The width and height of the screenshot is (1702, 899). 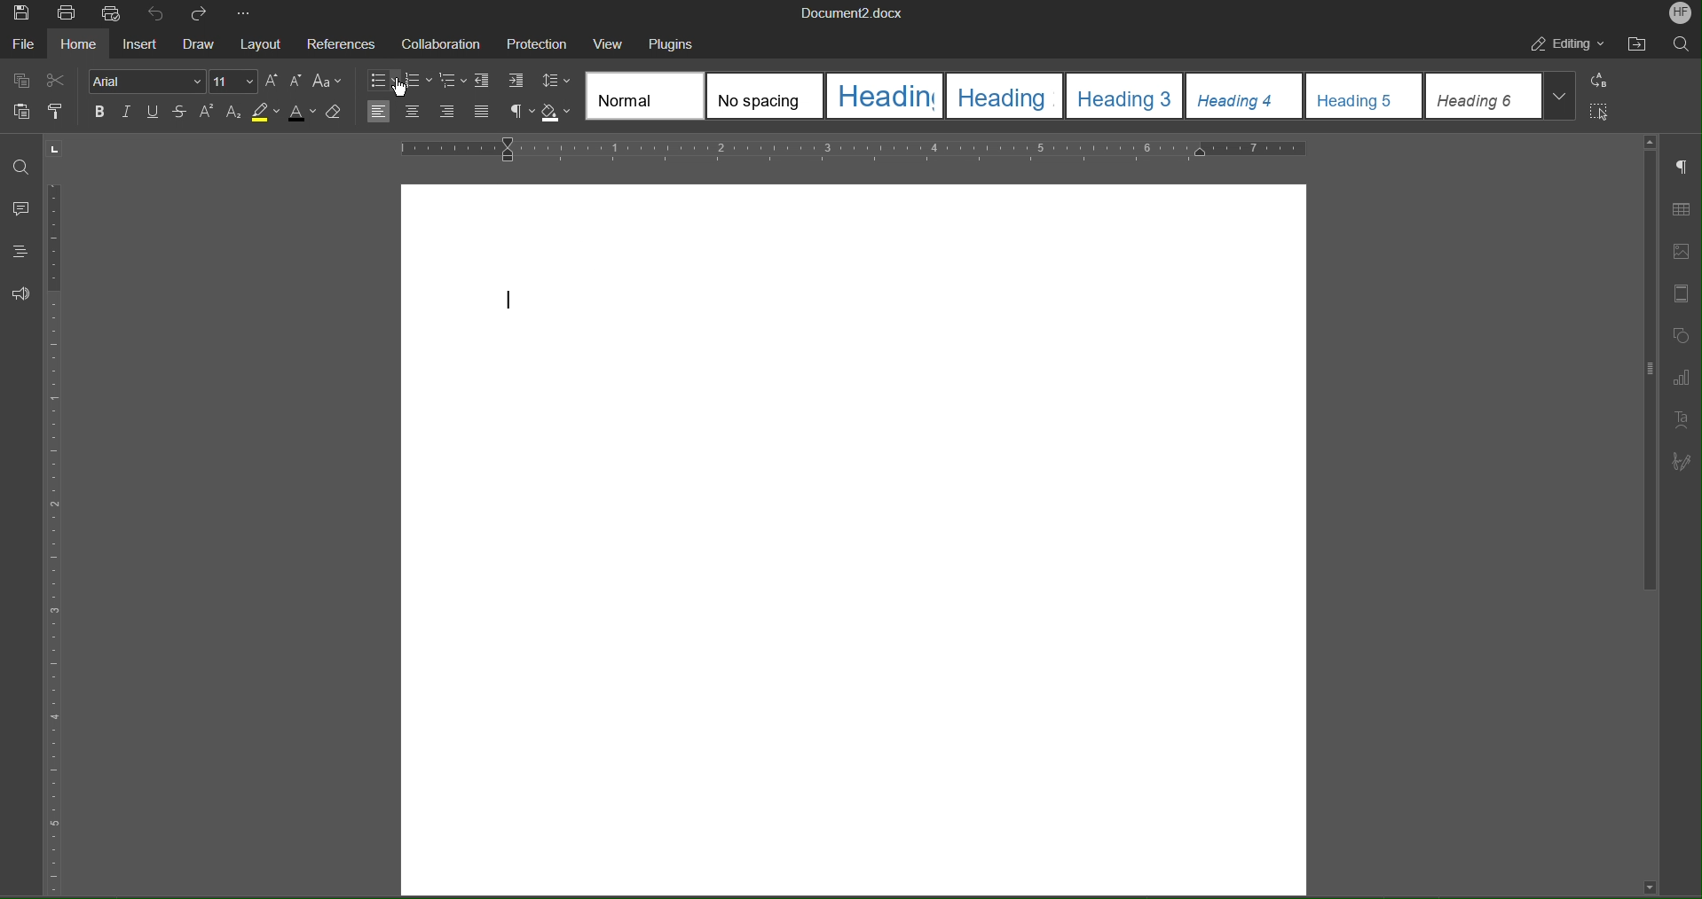 What do you see at coordinates (558, 108) in the screenshot?
I see `Shadow` at bounding box center [558, 108].